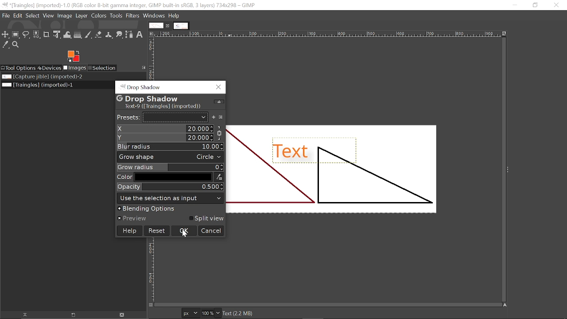 The image size is (567, 319). Describe the element at coordinates (74, 68) in the screenshot. I see `Imges` at that location.